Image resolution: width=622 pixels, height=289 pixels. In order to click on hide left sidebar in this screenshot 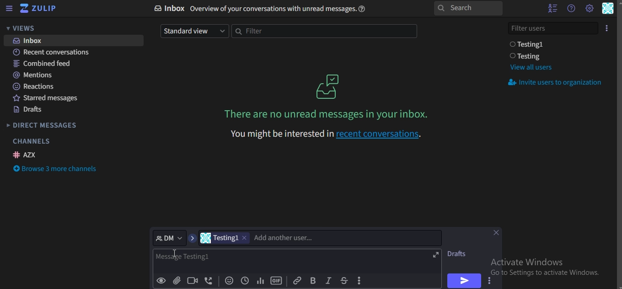, I will do `click(9, 9)`.